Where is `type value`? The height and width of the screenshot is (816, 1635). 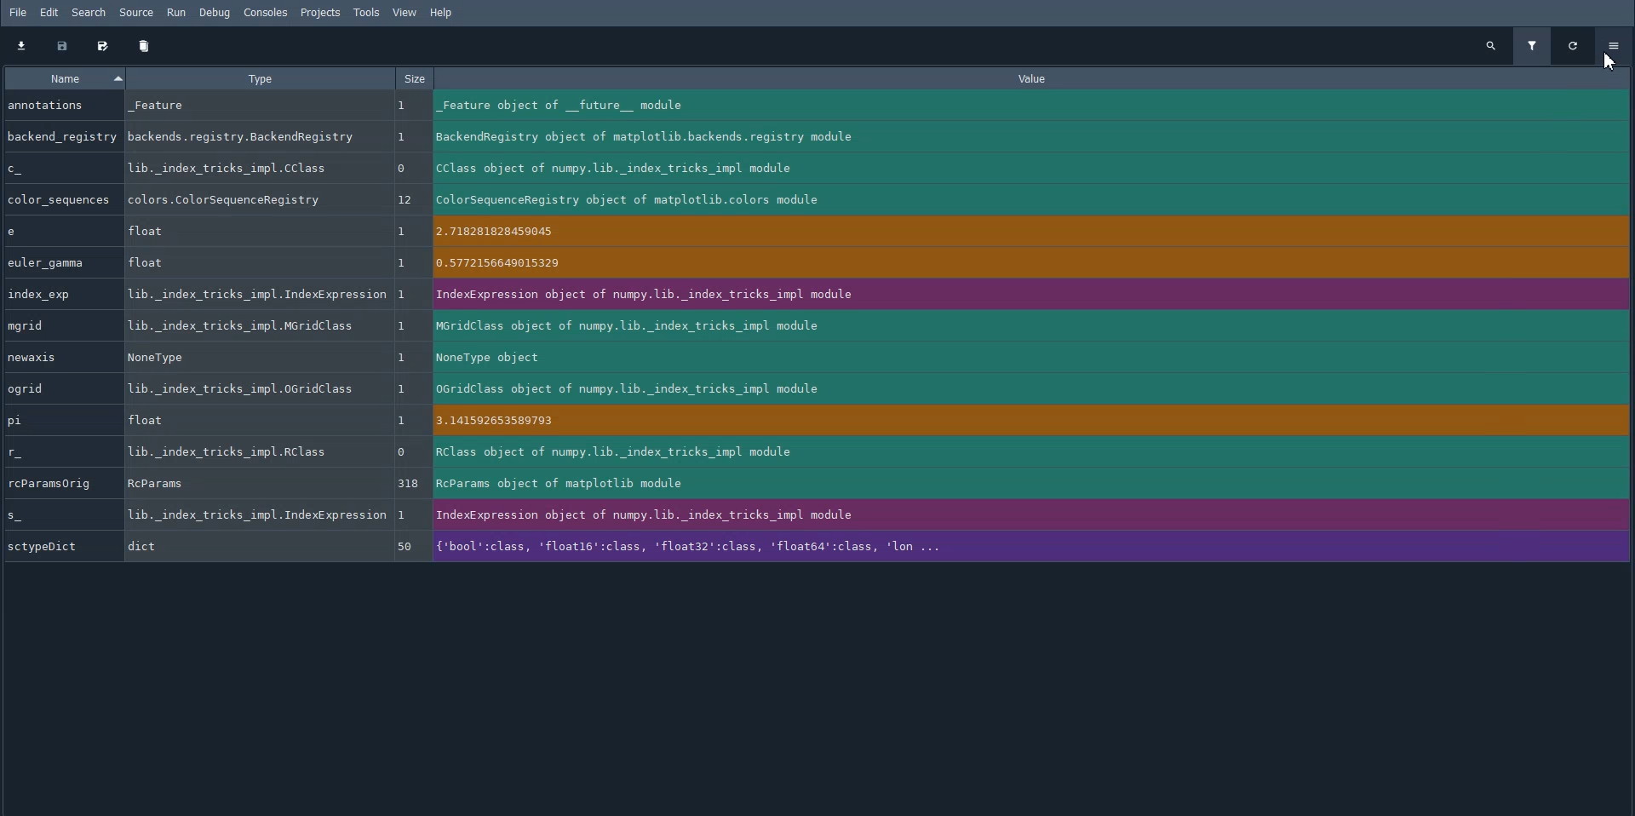
type value is located at coordinates (228, 451).